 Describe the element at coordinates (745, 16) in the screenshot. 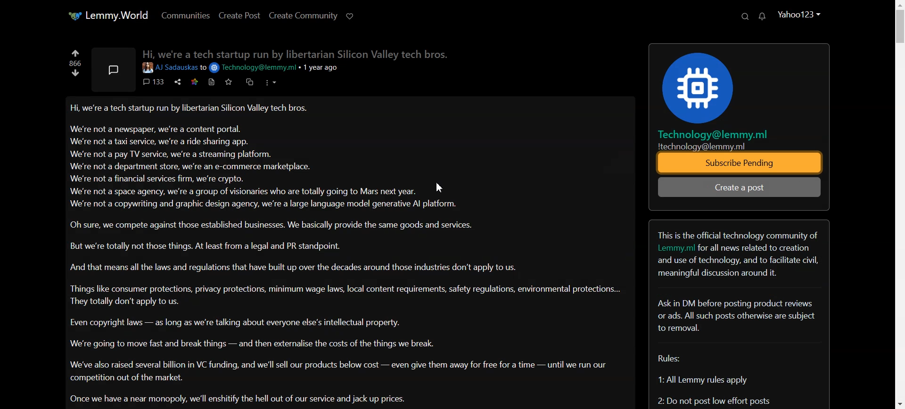

I see `Search` at that location.